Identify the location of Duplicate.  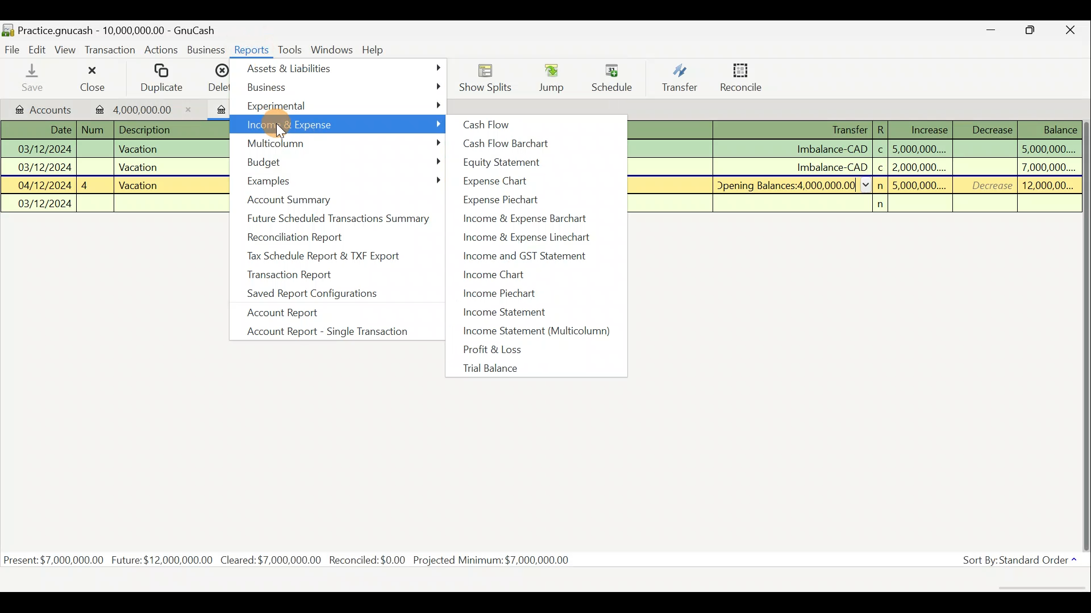
(160, 78).